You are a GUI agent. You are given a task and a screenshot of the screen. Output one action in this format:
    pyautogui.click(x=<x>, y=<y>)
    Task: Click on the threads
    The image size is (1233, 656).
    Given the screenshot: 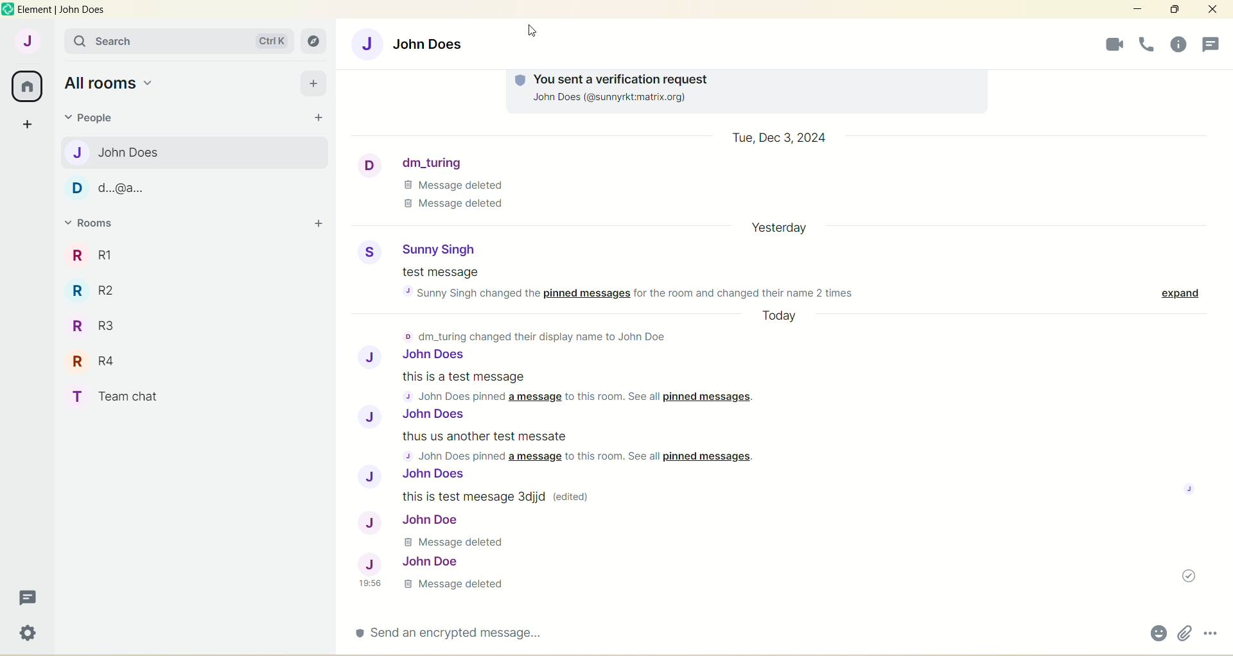 What is the action you would take?
    pyautogui.click(x=25, y=597)
    